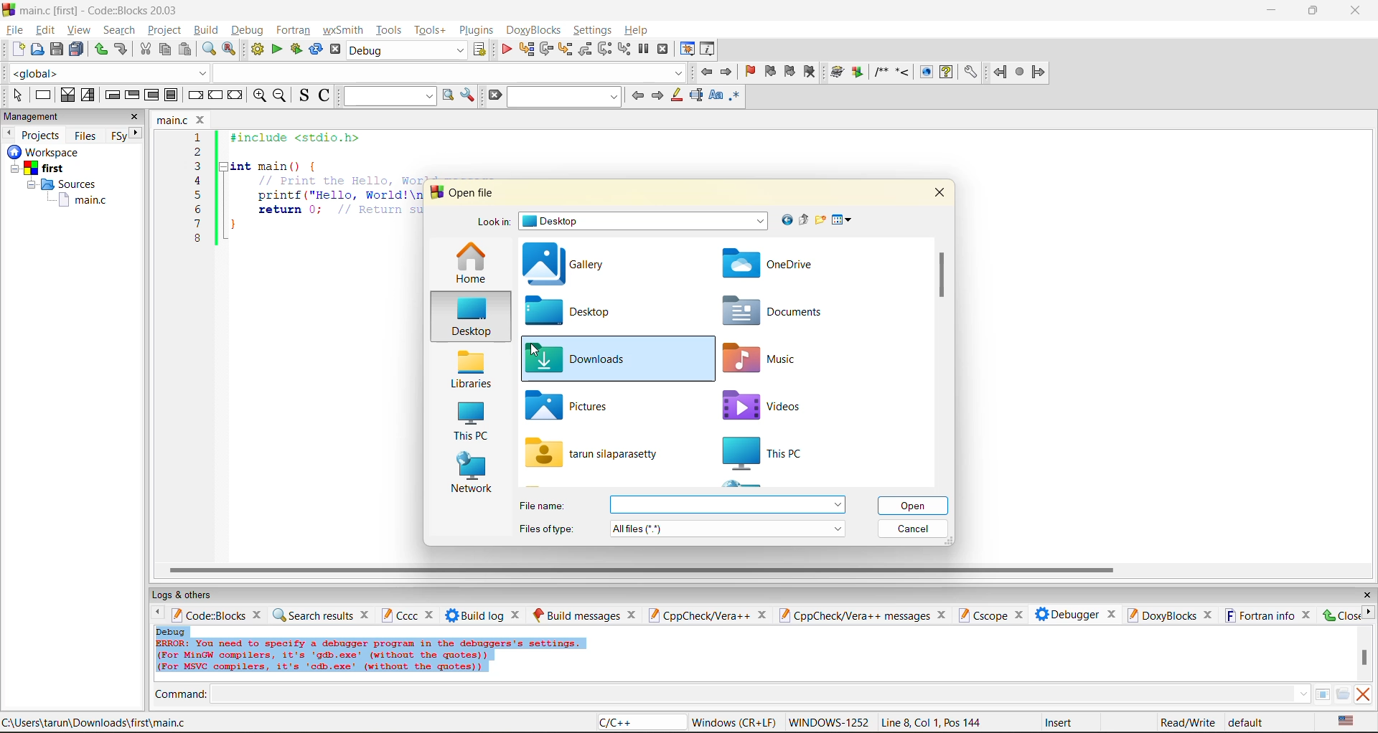 The image size is (1378, 733). What do you see at coordinates (34, 118) in the screenshot?
I see `management` at bounding box center [34, 118].